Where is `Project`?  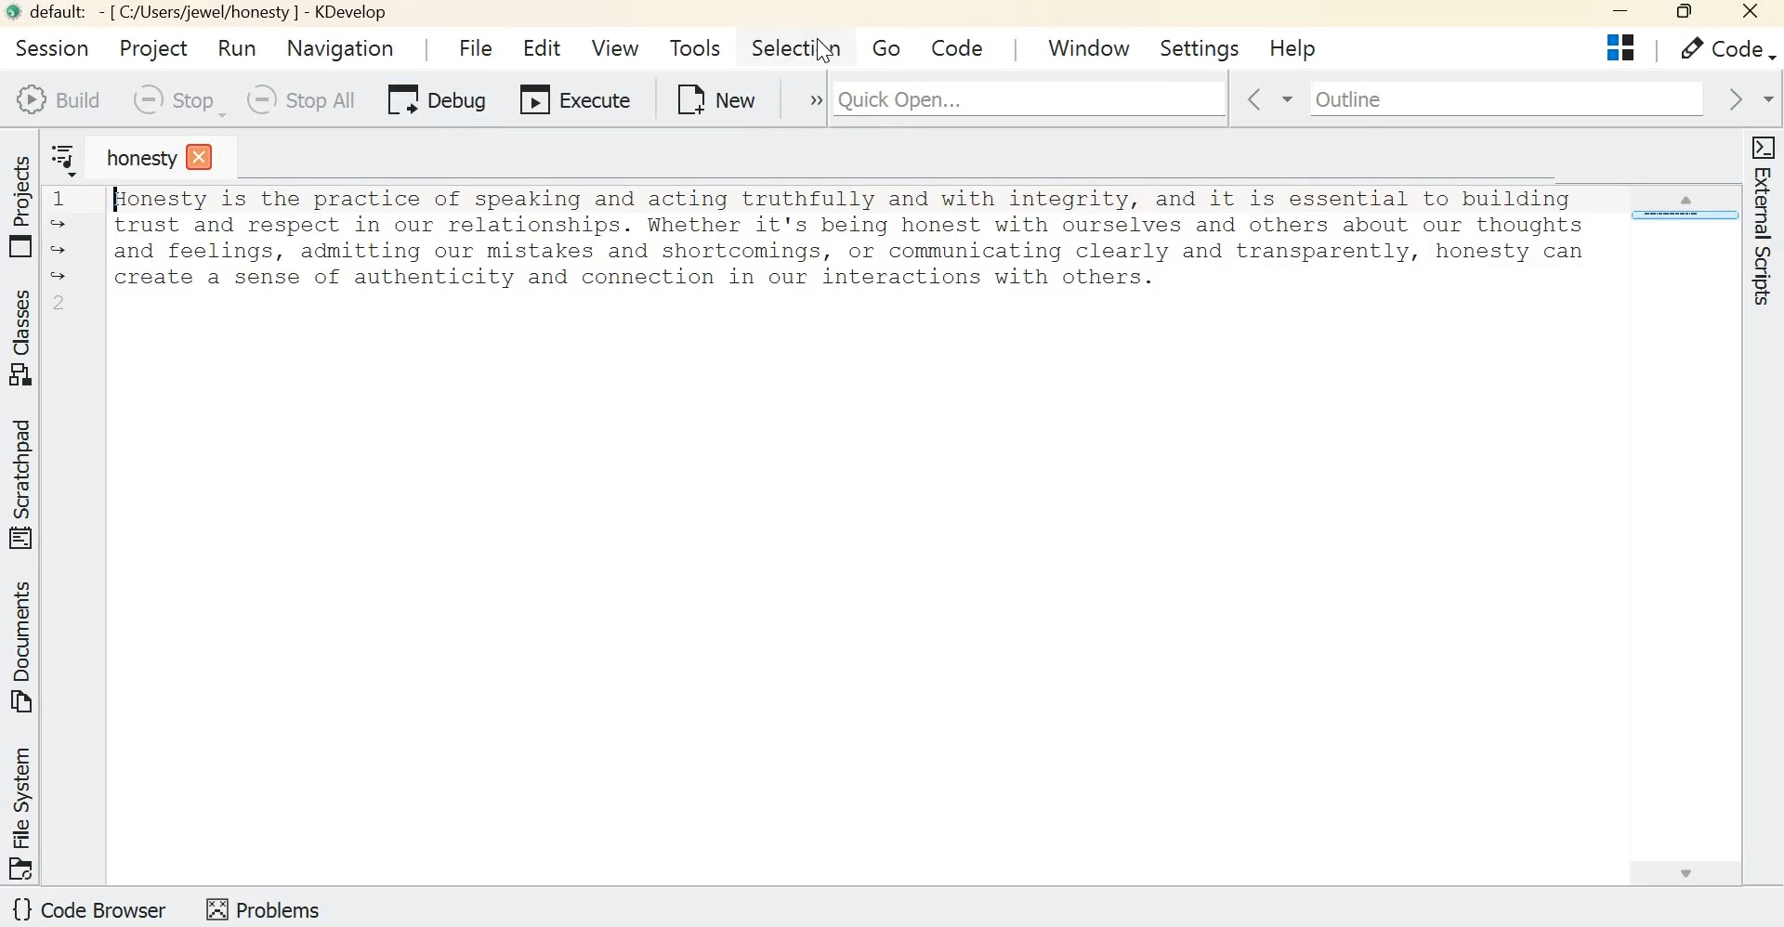
Project is located at coordinates (151, 46).